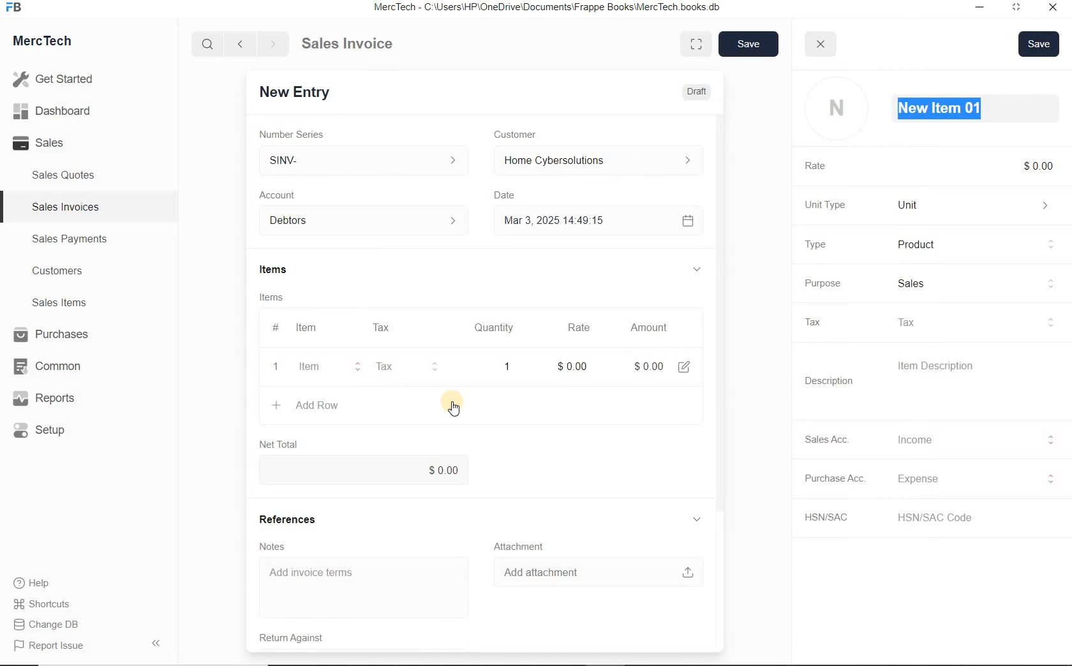 The height and width of the screenshot is (666, 1072). I want to click on Maximum, so click(1016, 9).